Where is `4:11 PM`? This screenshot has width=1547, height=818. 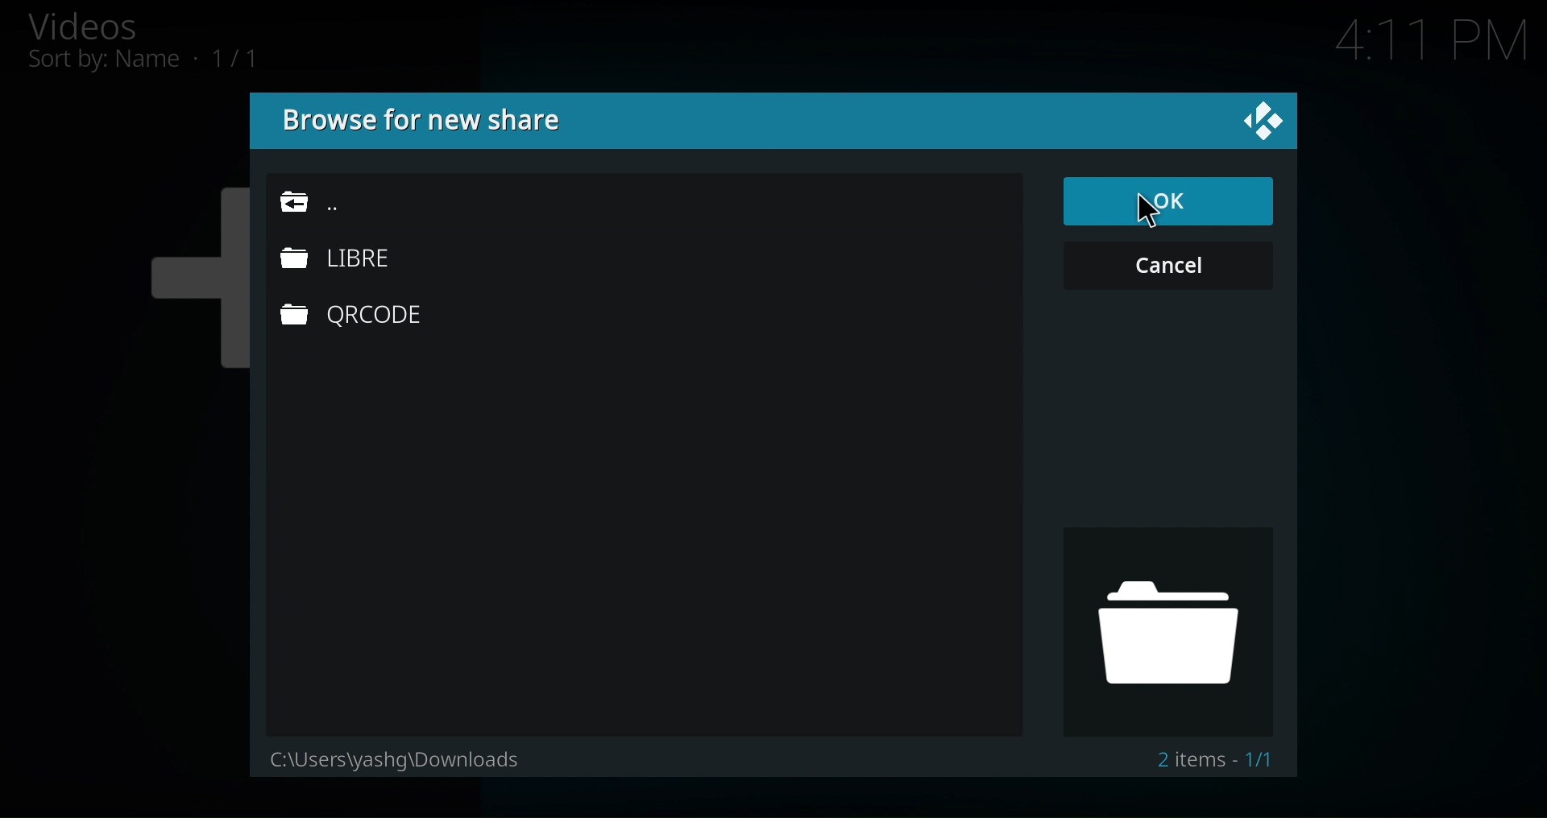
4:11 PM is located at coordinates (1415, 43).